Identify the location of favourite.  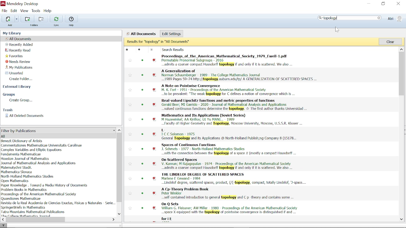
(131, 105).